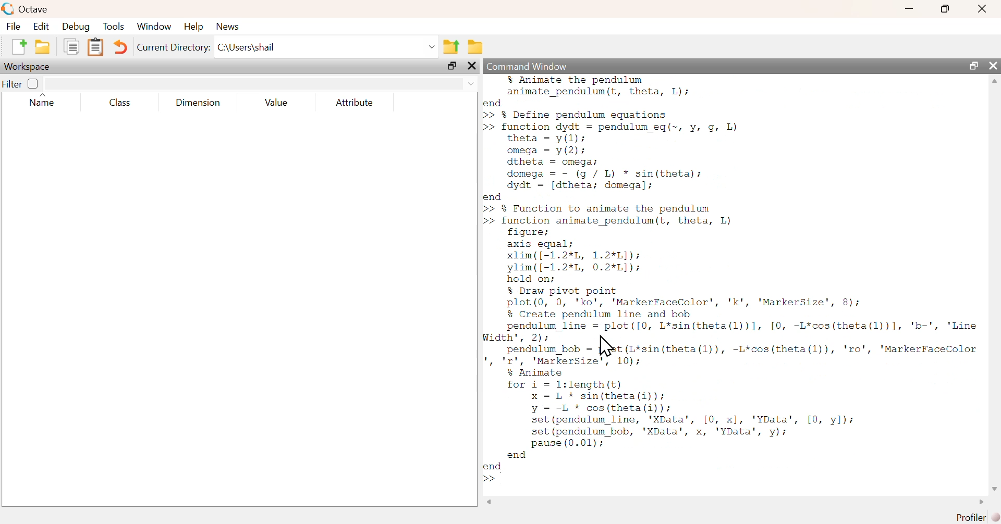 The width and height of the screenshot is (1001, 524). I want to click on Debug, so click(75, 27).